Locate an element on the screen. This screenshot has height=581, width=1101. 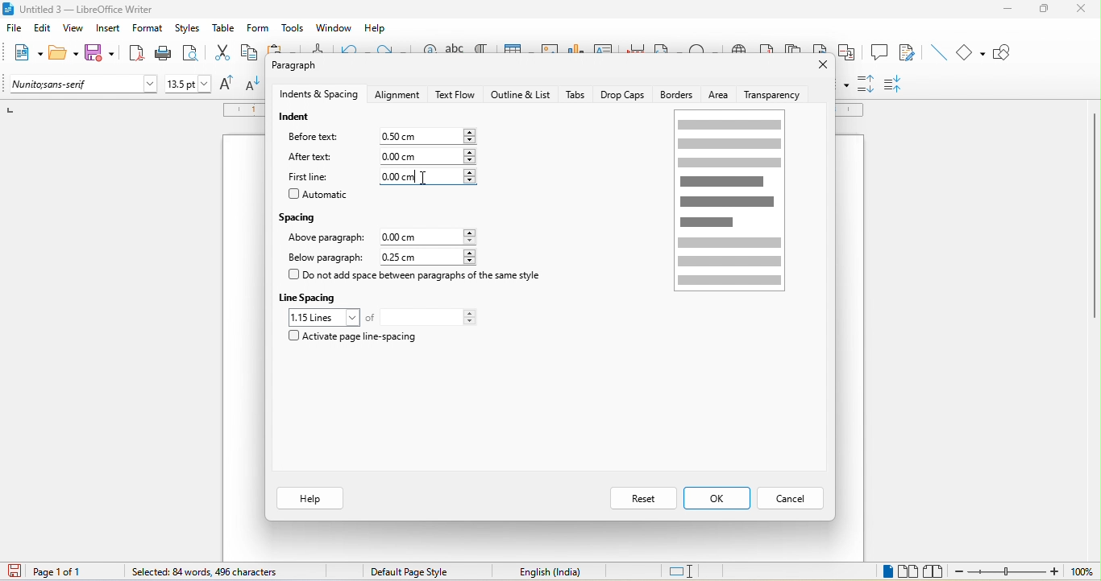
print is located at coordinates (164, 54).